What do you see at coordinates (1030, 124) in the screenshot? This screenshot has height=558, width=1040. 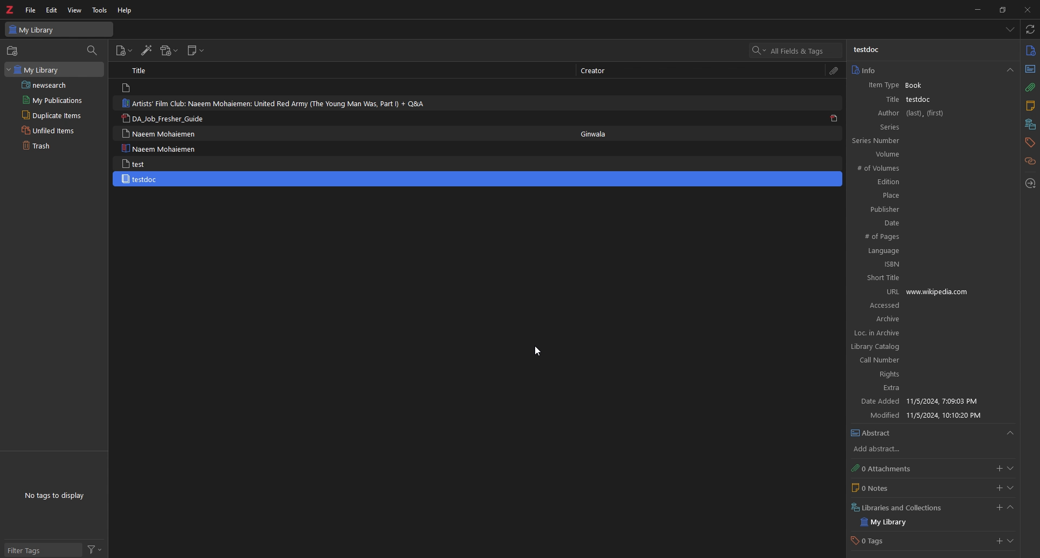 I see `libraries and collection` at bounding box center [1030, 124].